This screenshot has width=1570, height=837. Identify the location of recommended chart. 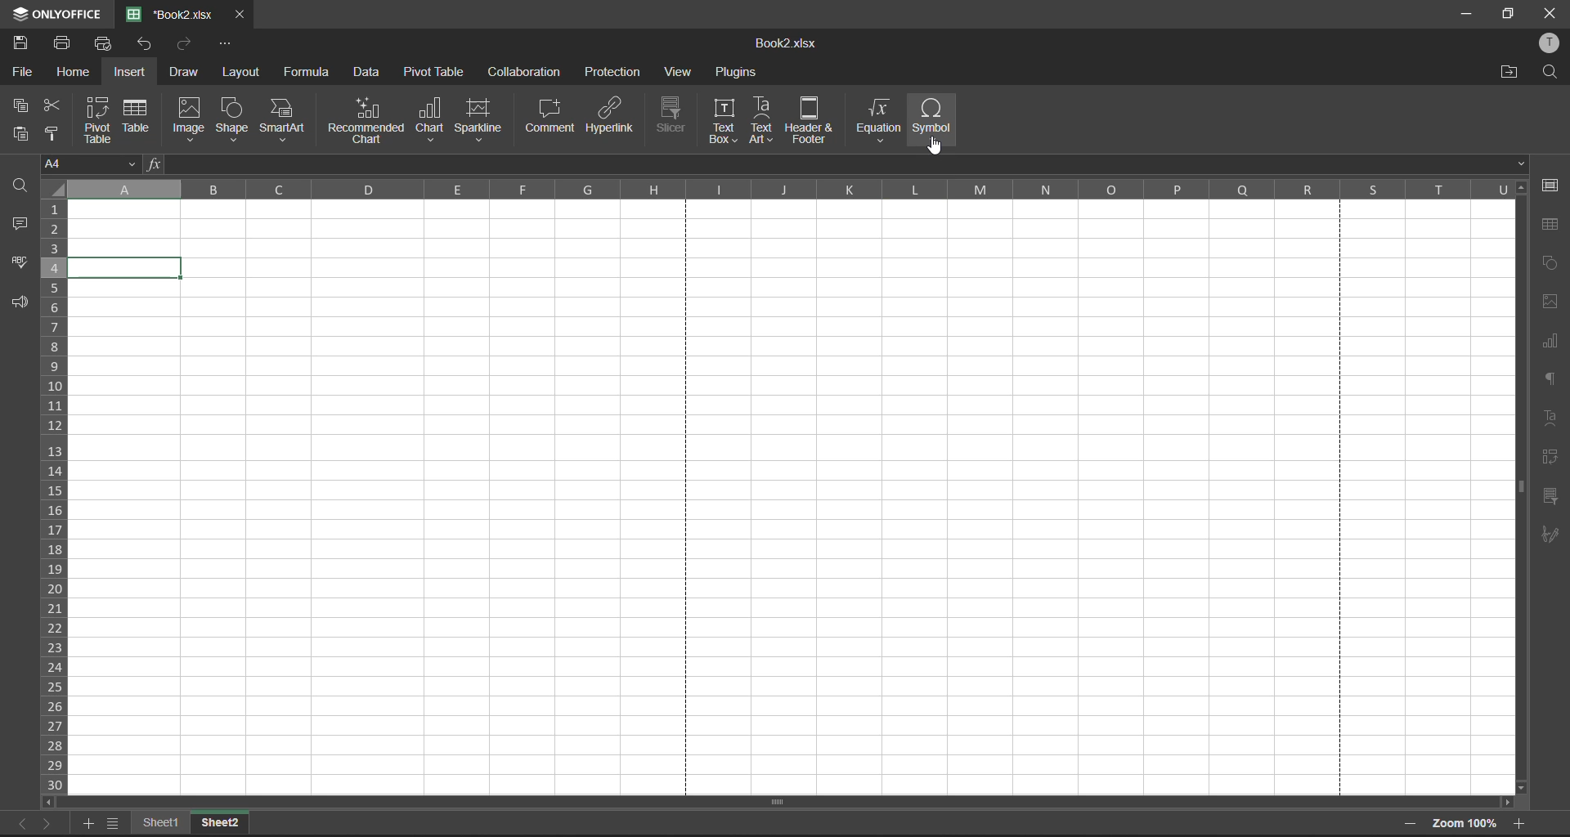
(366, 121).